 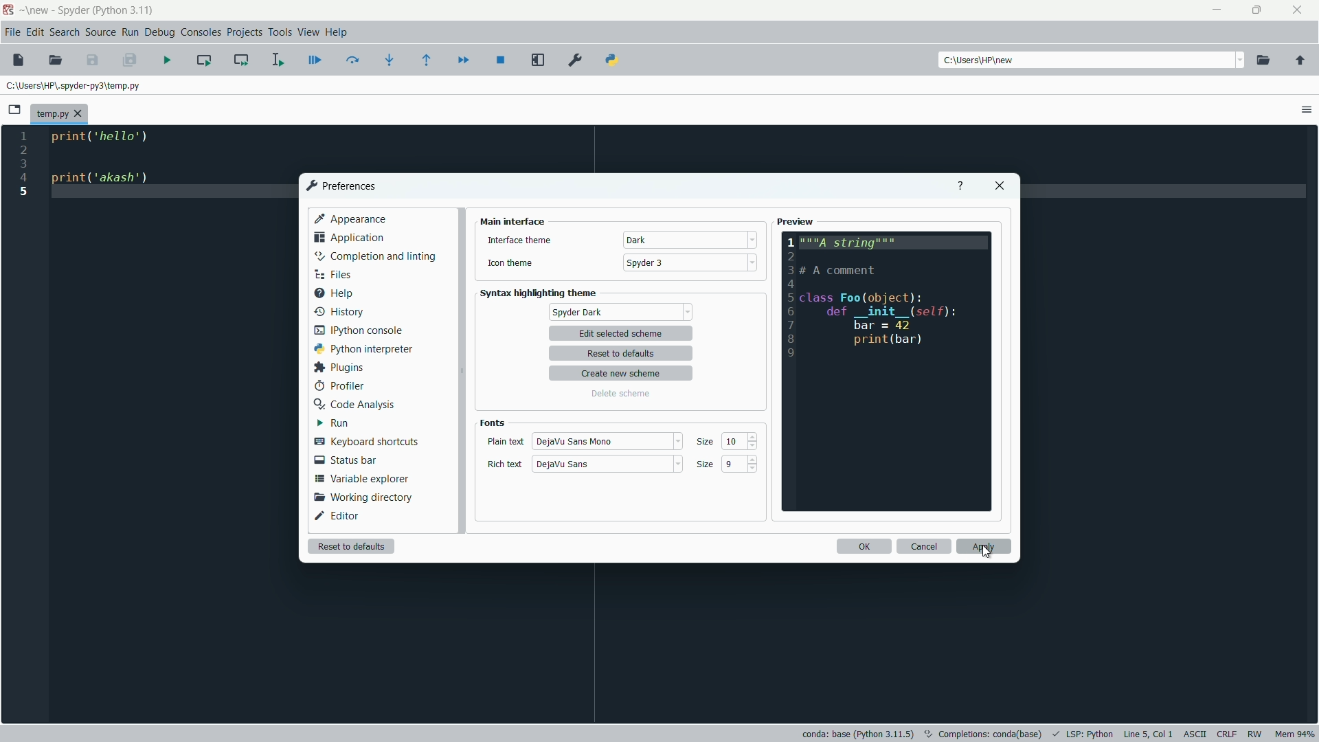 What do you see at coordinates (353, 60) in the screenshot?
I see `run current line` at bounding box center [353, 60].